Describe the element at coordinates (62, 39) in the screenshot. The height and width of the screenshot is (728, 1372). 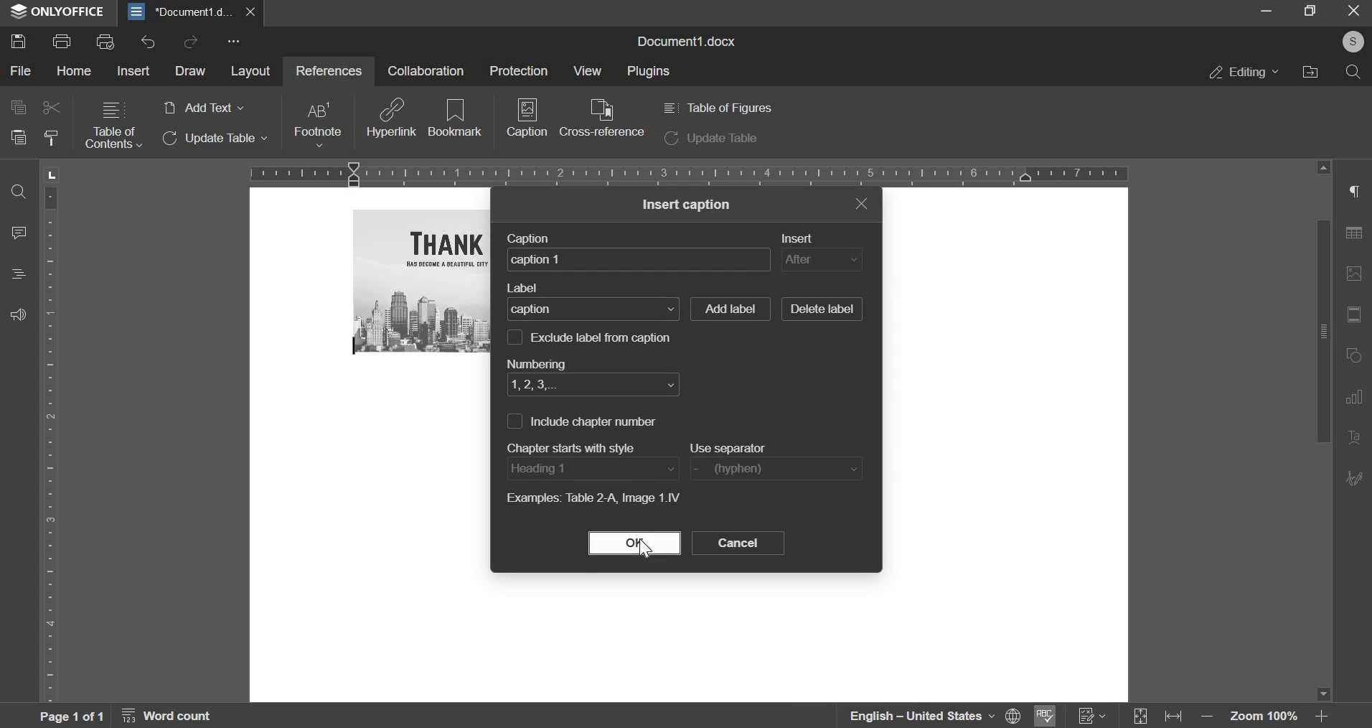
I see `print` at that location.